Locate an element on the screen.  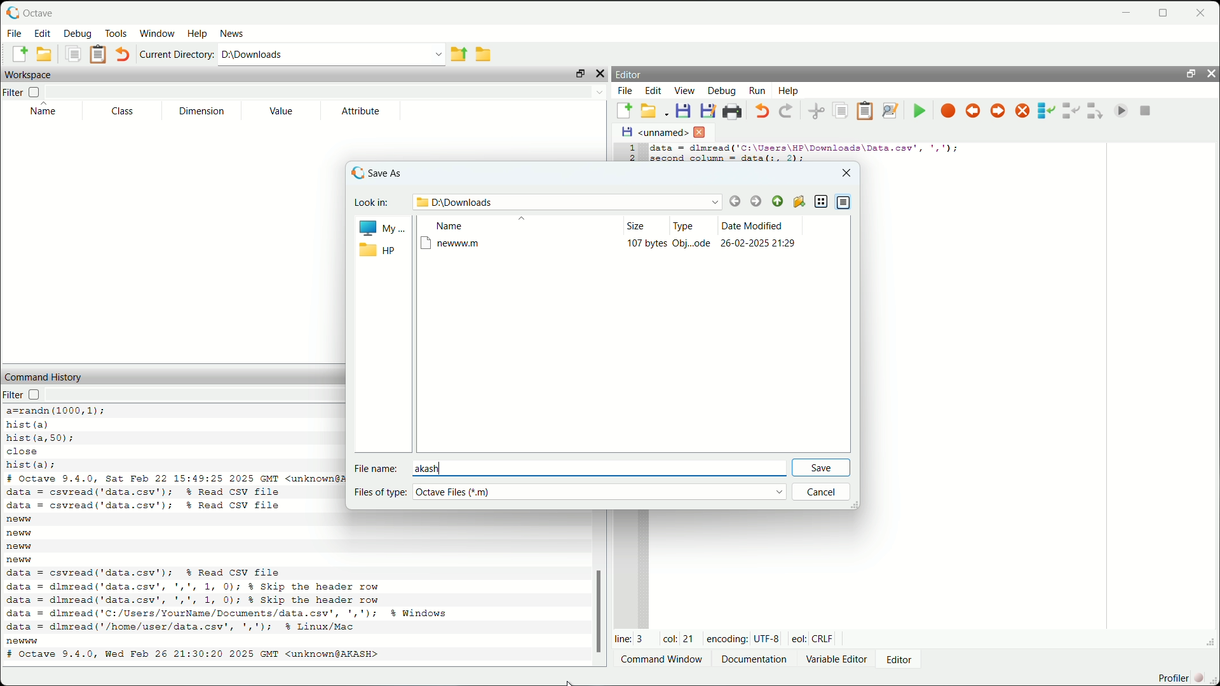
octave is located at coordinates (55, 10).